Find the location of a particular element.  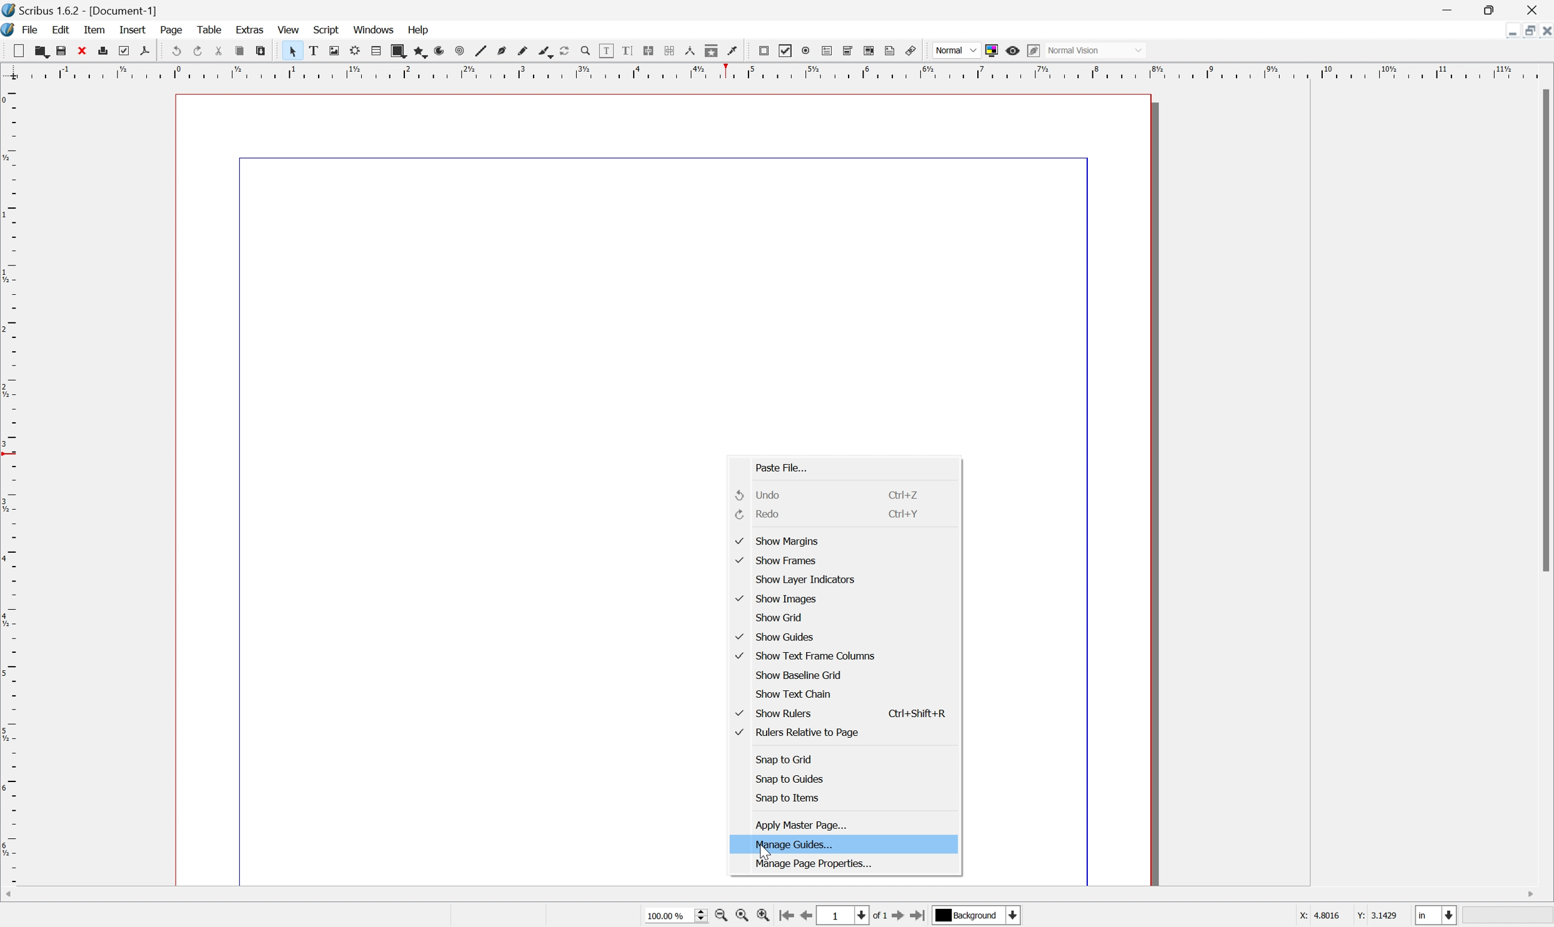

zoom to 100% is located at coordinates (720, 916).